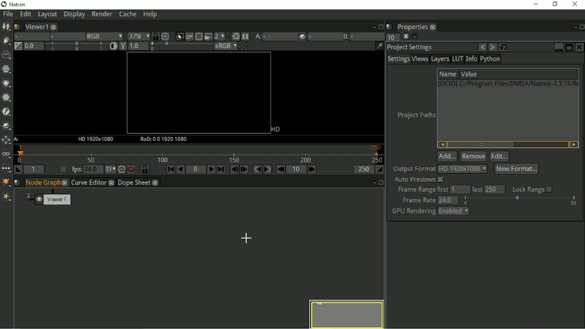 The height and width of the screenshot is (329, 585). I want to click on Viewer input B, so click(345, 36).